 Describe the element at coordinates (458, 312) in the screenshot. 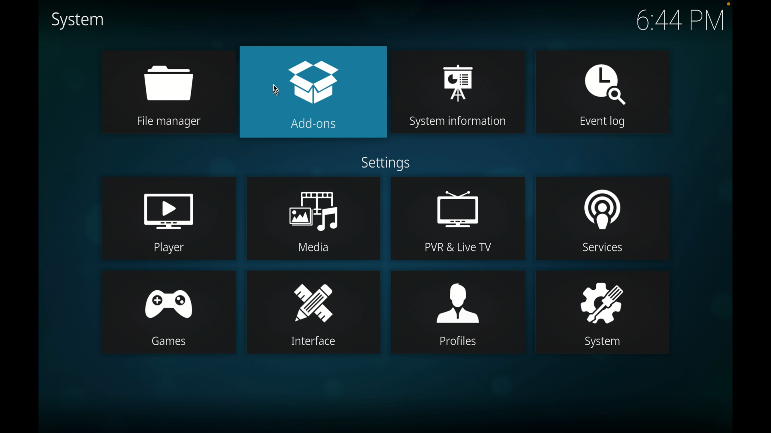

I see `profiles` at that location.